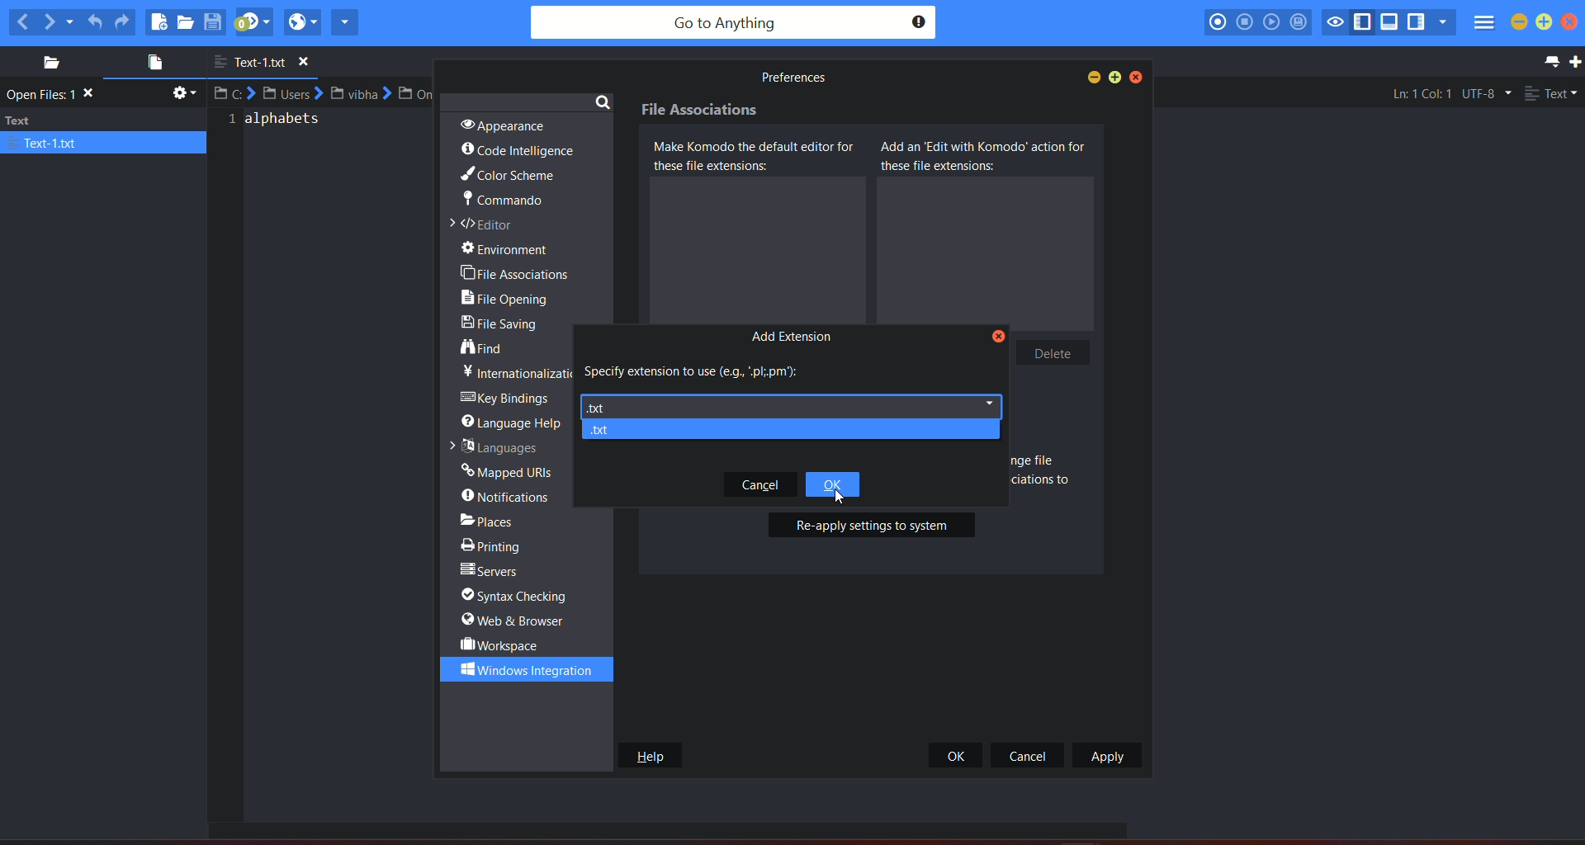  What do you see at coordinates (1091, 77) in the screenshot?
I see `minimize` at bounding box center [1091, 77].